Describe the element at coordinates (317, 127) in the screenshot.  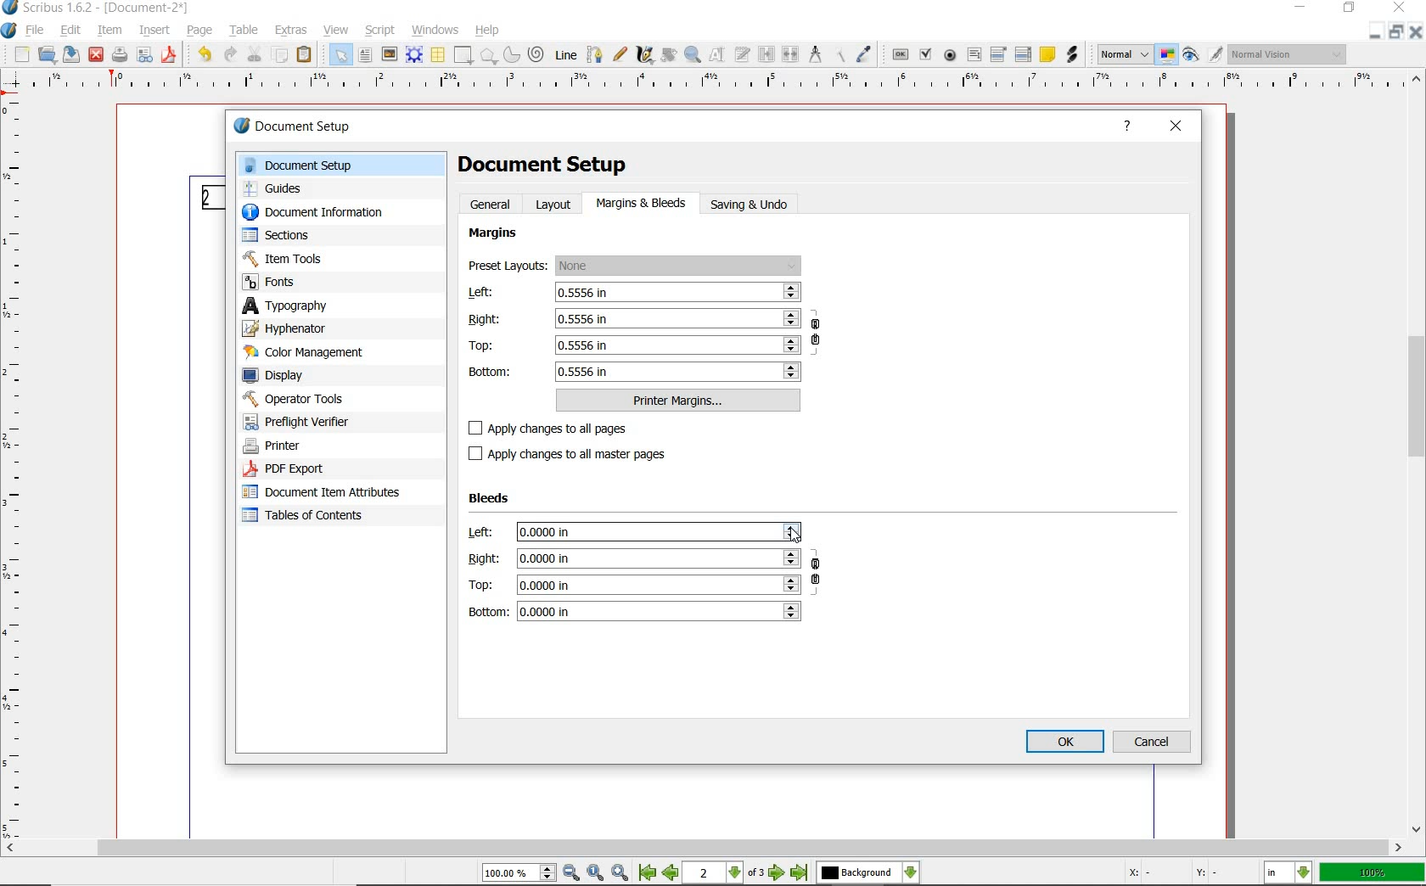
I see `document setup` at that location.